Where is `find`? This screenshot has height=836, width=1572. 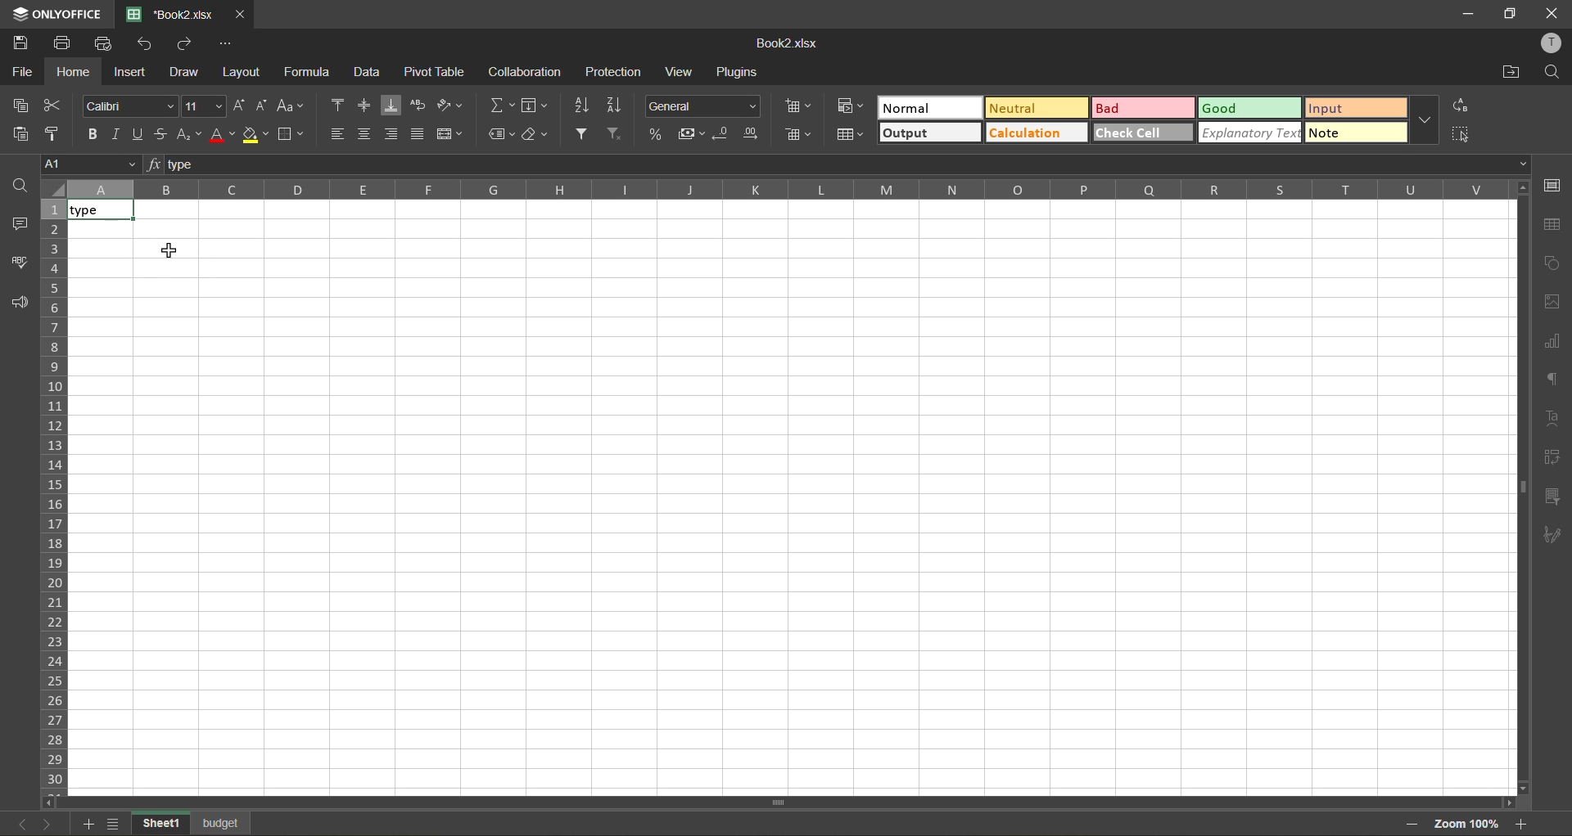 find is located at coordinates (1552, 73).